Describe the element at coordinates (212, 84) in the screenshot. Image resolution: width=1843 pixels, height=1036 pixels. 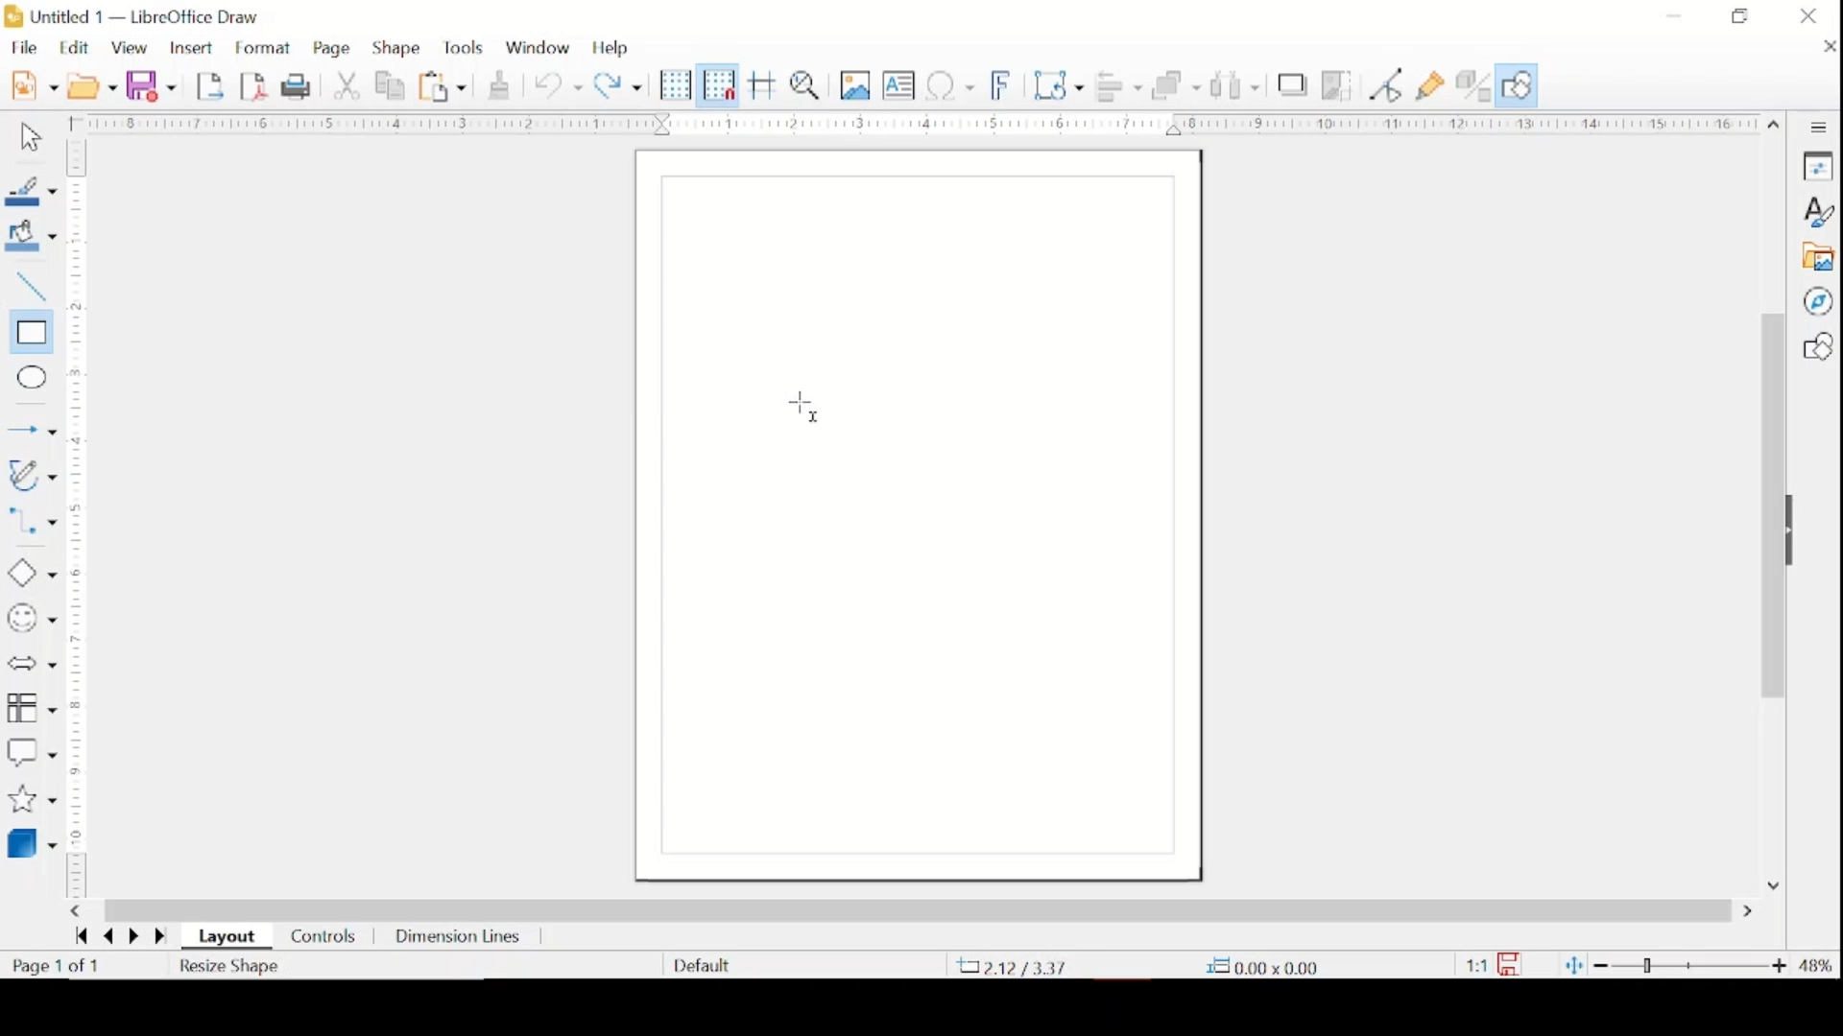
I see `export` at that location.